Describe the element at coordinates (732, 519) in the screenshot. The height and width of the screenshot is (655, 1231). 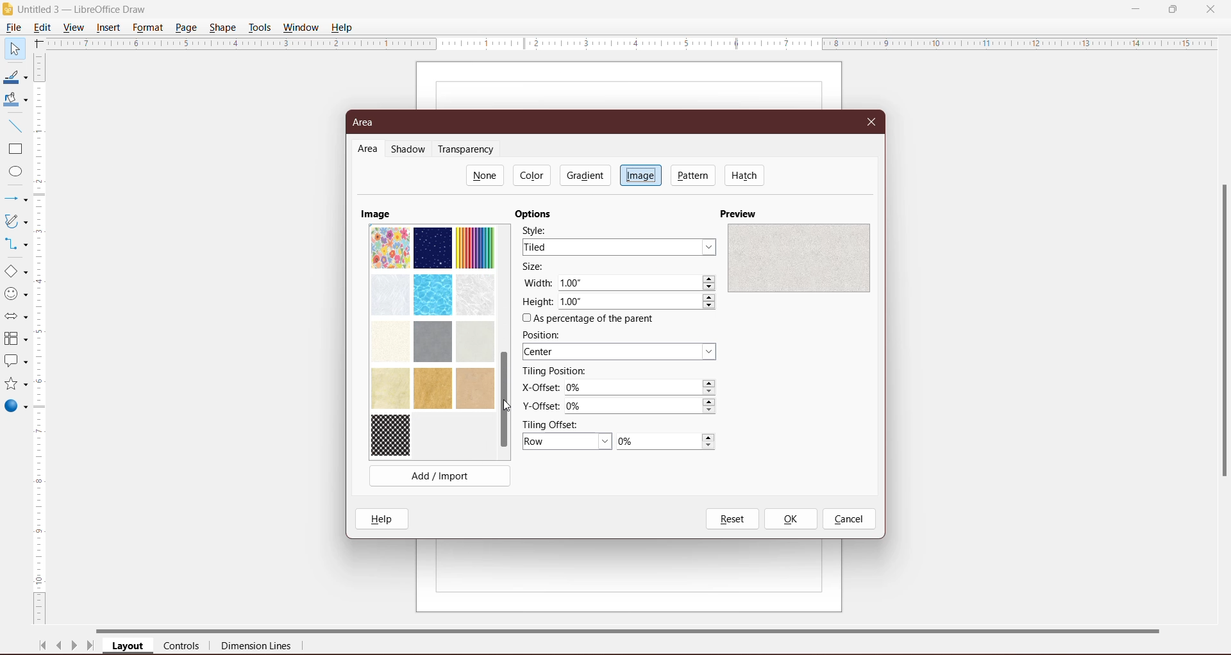
I see `Reset` at that location.